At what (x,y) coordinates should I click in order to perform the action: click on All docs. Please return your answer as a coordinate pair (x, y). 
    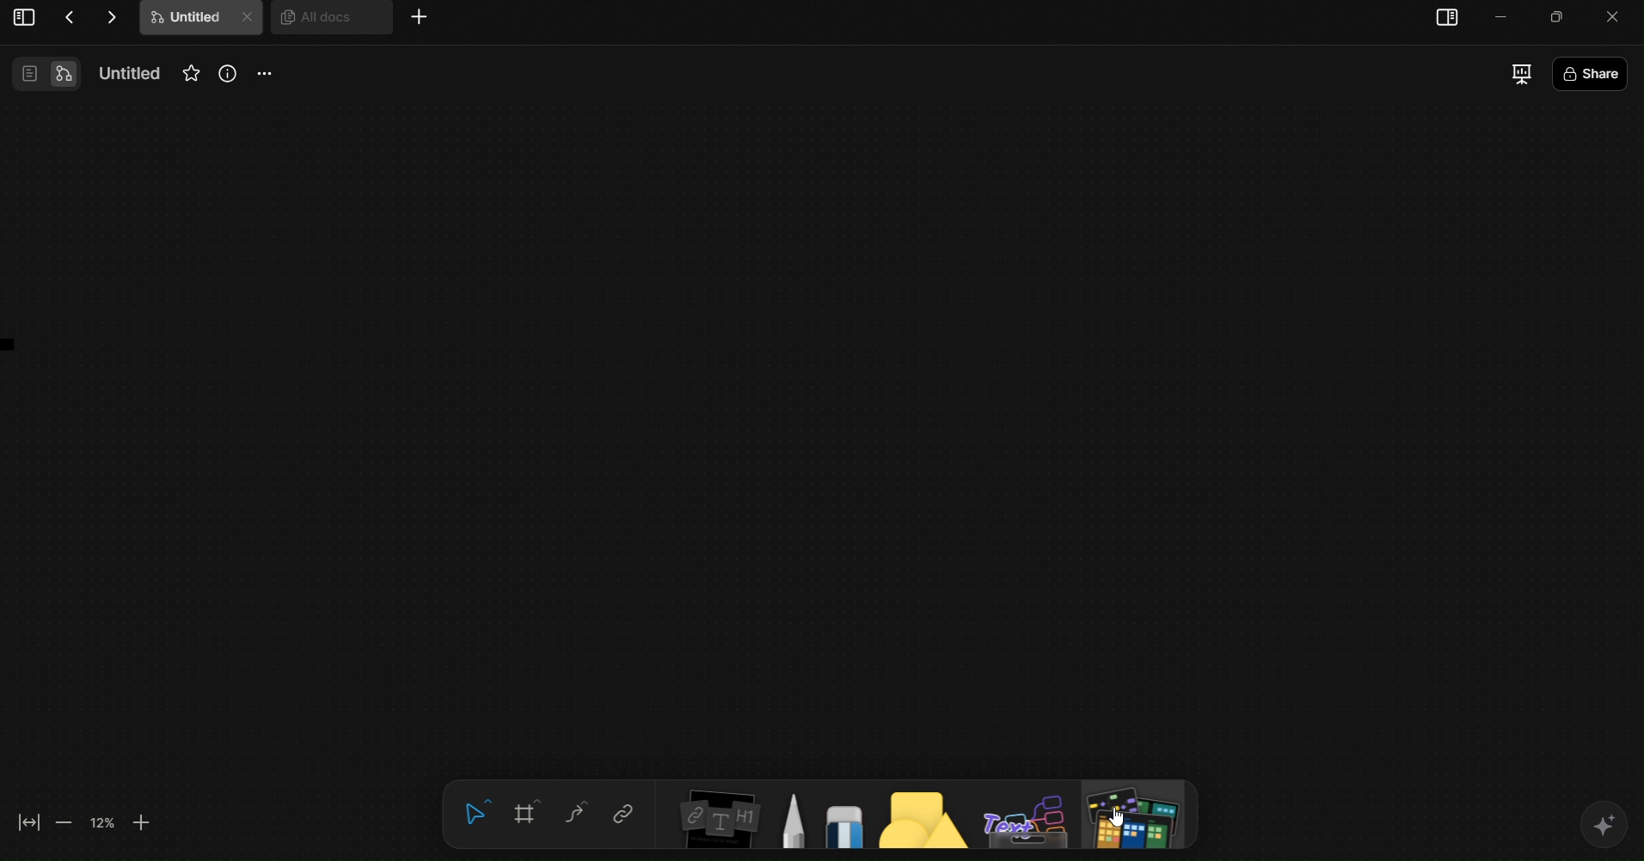
    Looking at the image, I should click on (328, 25).